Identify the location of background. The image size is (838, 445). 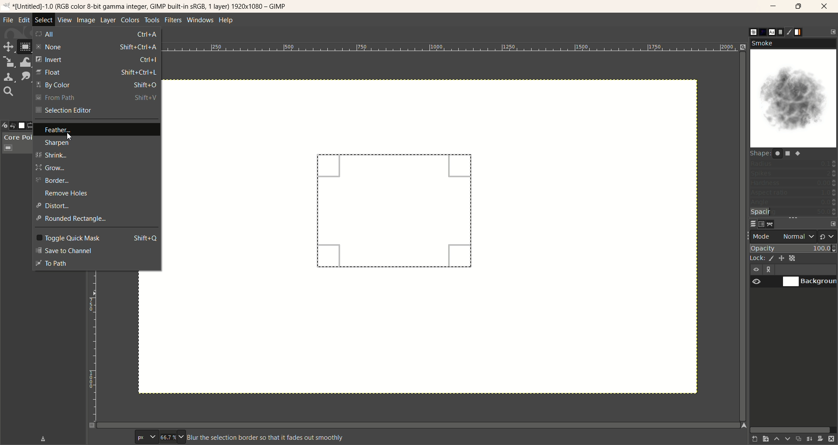
(809, 282).